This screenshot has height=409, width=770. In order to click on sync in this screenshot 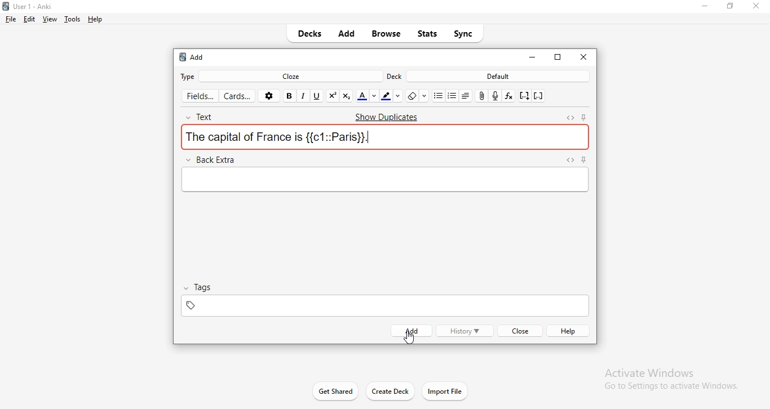, I will do `click(464, 33)`.